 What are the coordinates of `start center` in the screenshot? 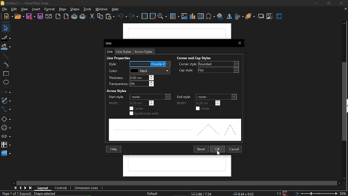 It's located at (137, 109).